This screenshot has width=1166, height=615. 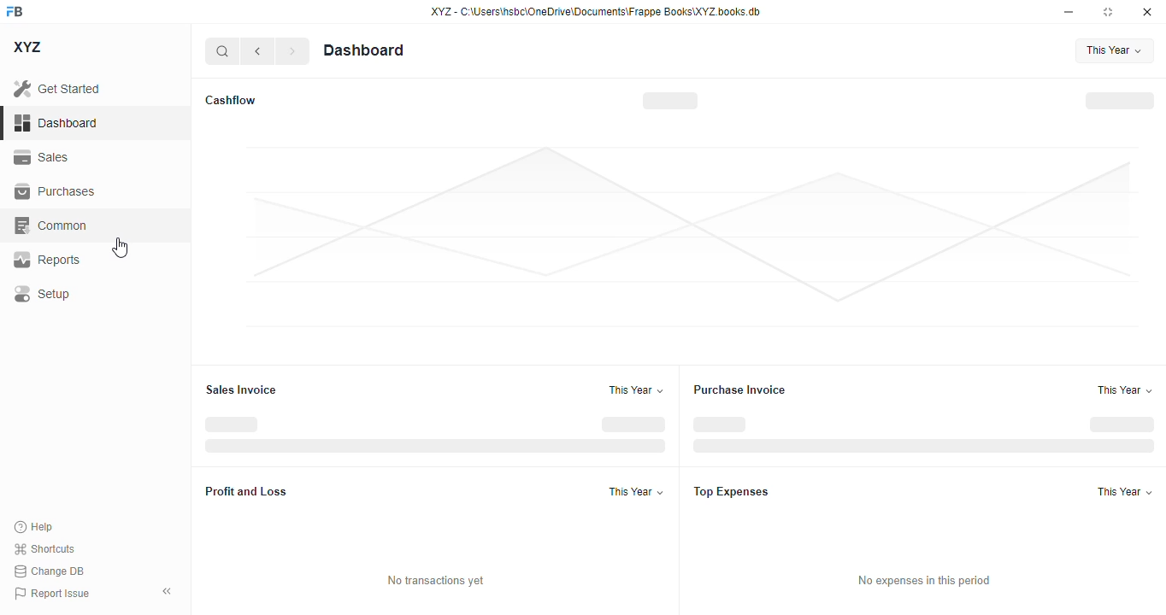 What do you see at coordinates (246, 492) in the screenshot?
I see `profit and loss` at bounding box center [246, 492].